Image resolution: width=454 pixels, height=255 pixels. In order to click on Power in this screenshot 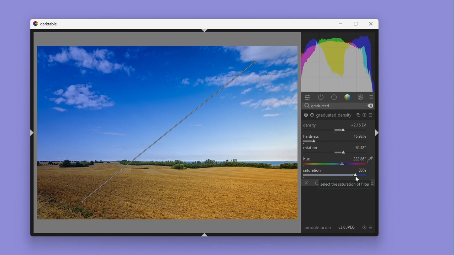, I will do `click(321, 97)`.